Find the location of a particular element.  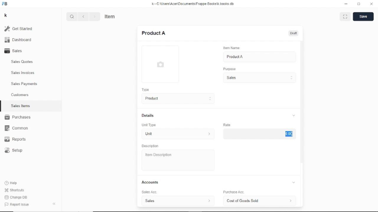

Shortcuts is located at coordinates (15, 191).